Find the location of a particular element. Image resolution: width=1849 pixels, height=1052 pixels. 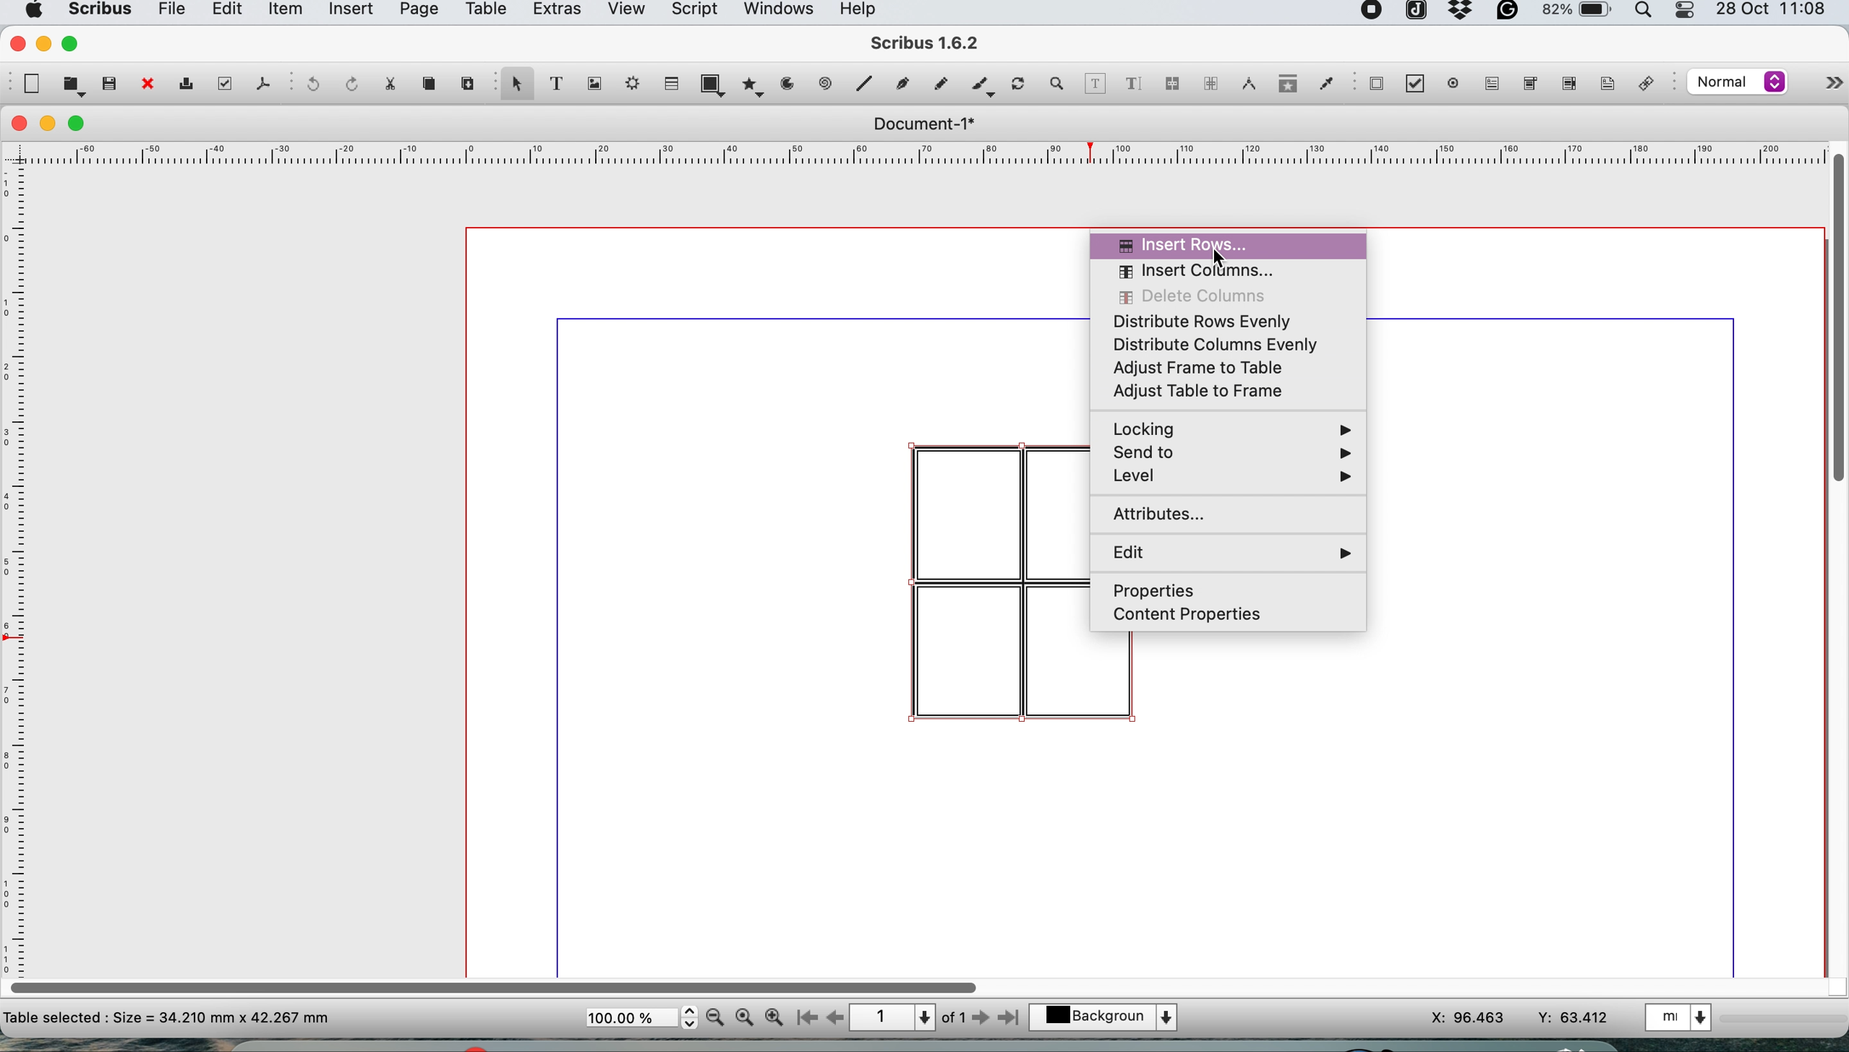

grammarly is located at coordinates (1510, 14).